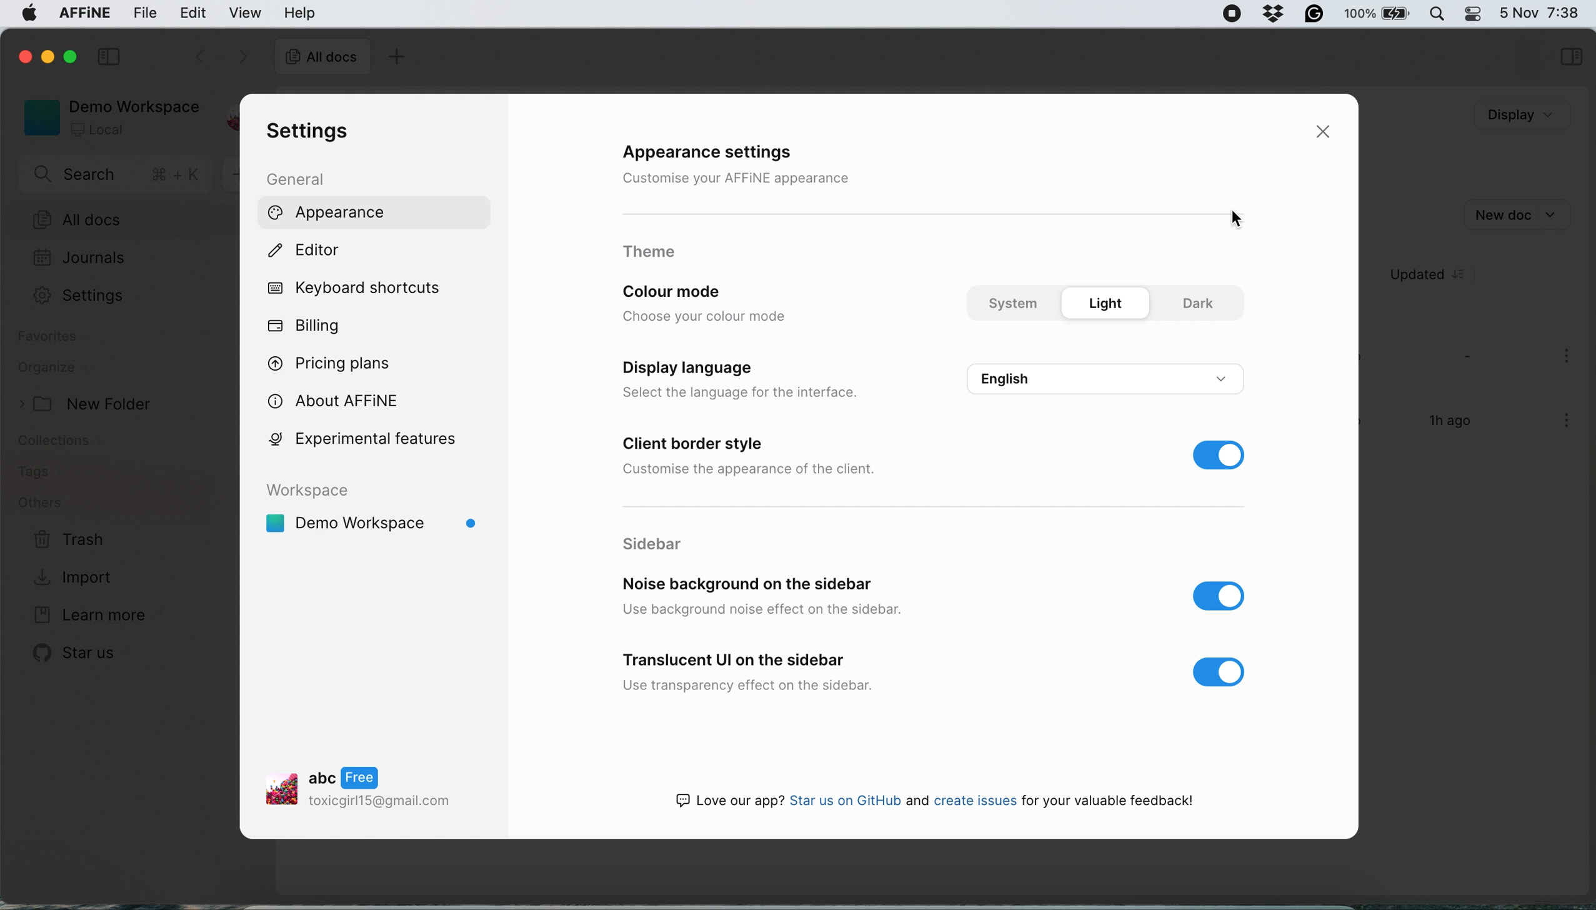 Image resolution: width=1596 pixels, height=910 pixels. I want to click on go backwards, so click(198, 59).